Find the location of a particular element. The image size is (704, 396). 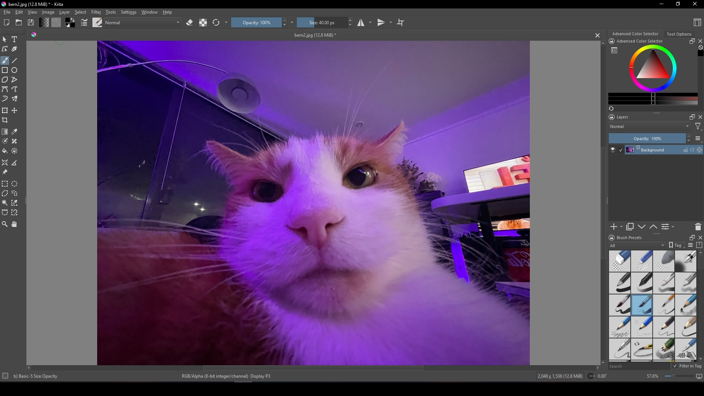

Draw a gradient is located at coordinates (5, 132).